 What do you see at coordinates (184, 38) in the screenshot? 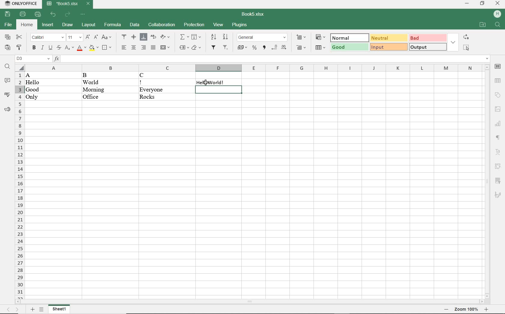
I see `INSERT FUNCTION` at bounding box center [184, 38].